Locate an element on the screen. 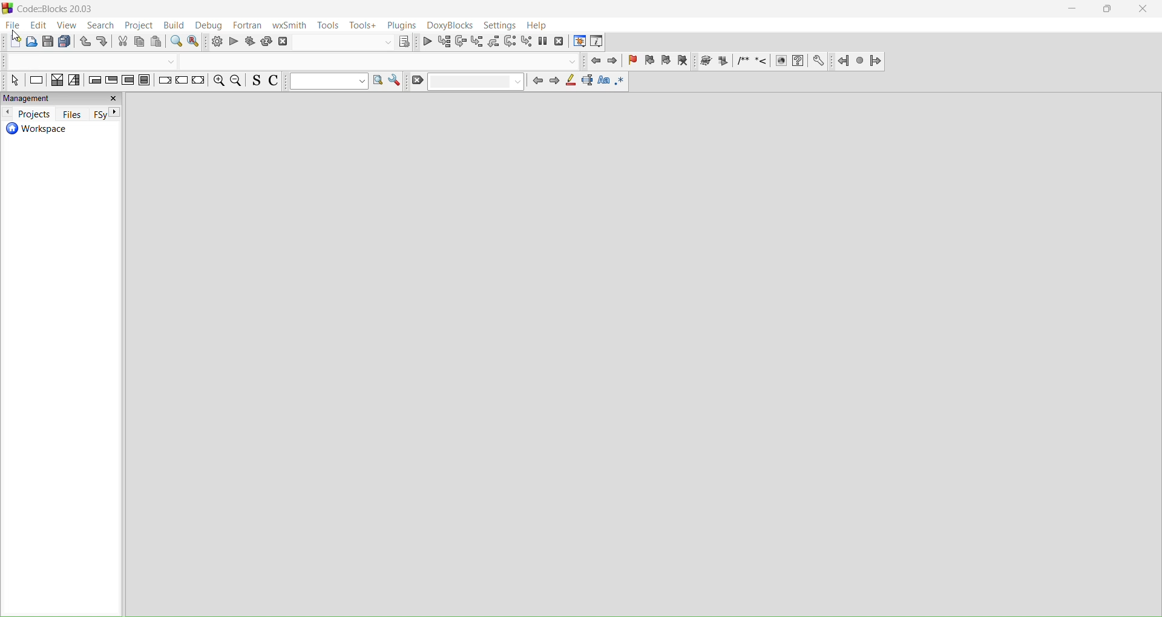 Image resolution: width=1162 pixels, height=617 pixels. close is located at coordinates (1144, 9).